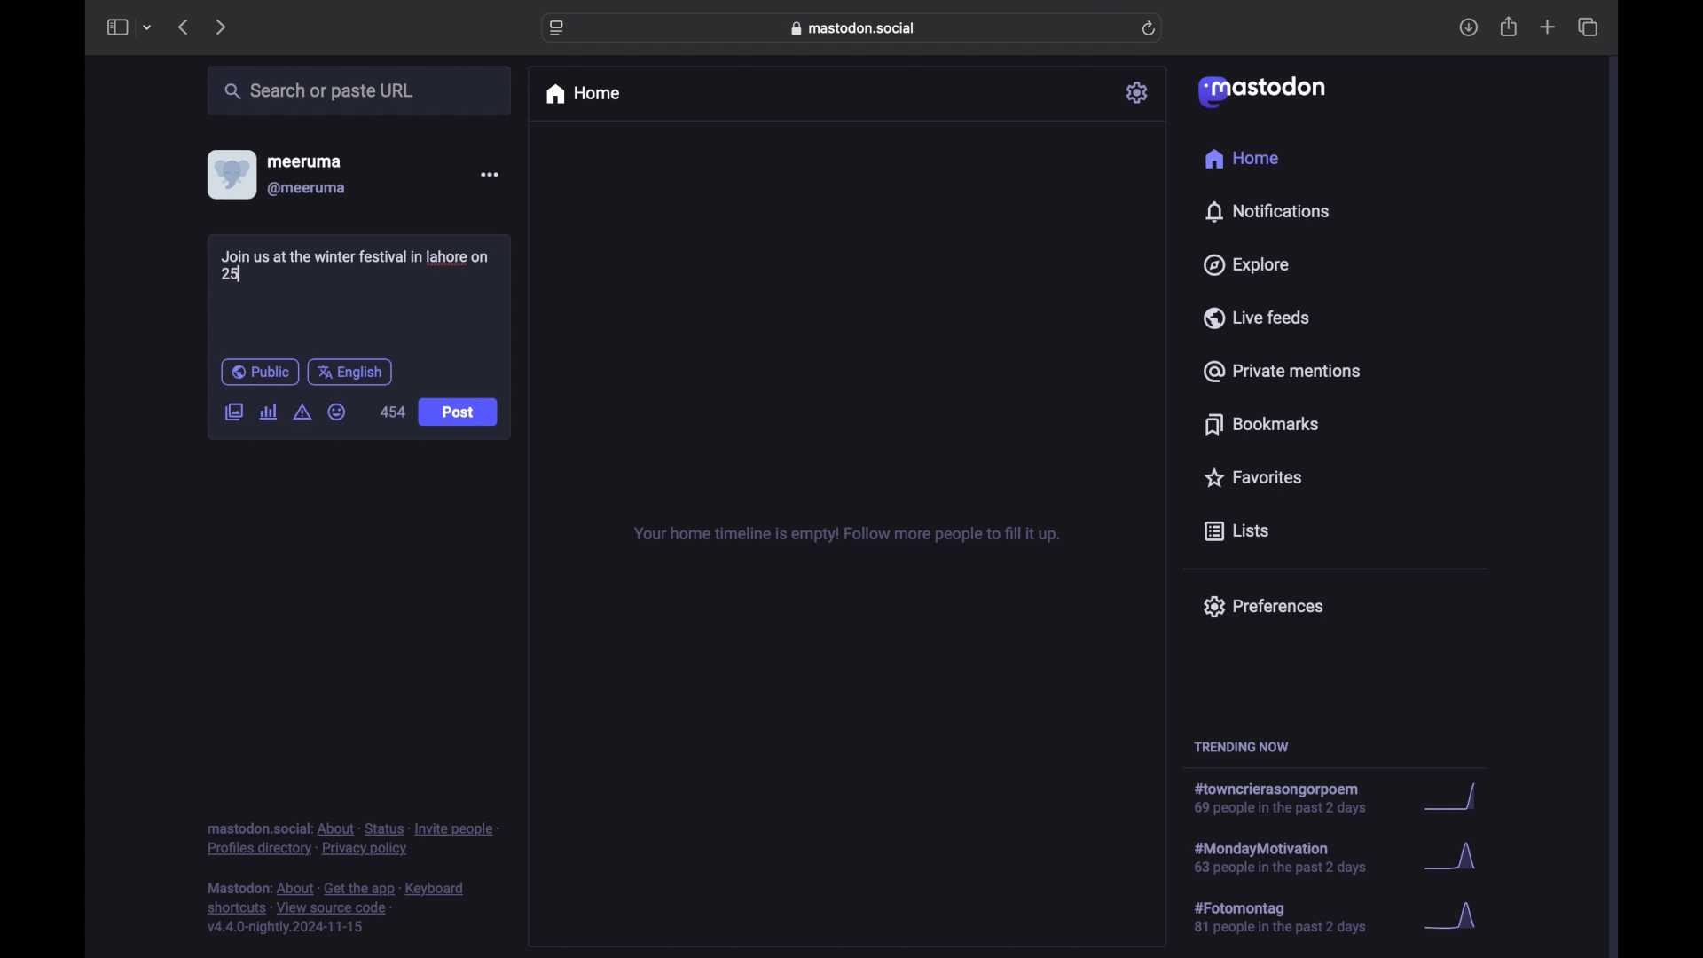  I want to click on Join us at the winter festival in lahore on 25, so click(355, 268).